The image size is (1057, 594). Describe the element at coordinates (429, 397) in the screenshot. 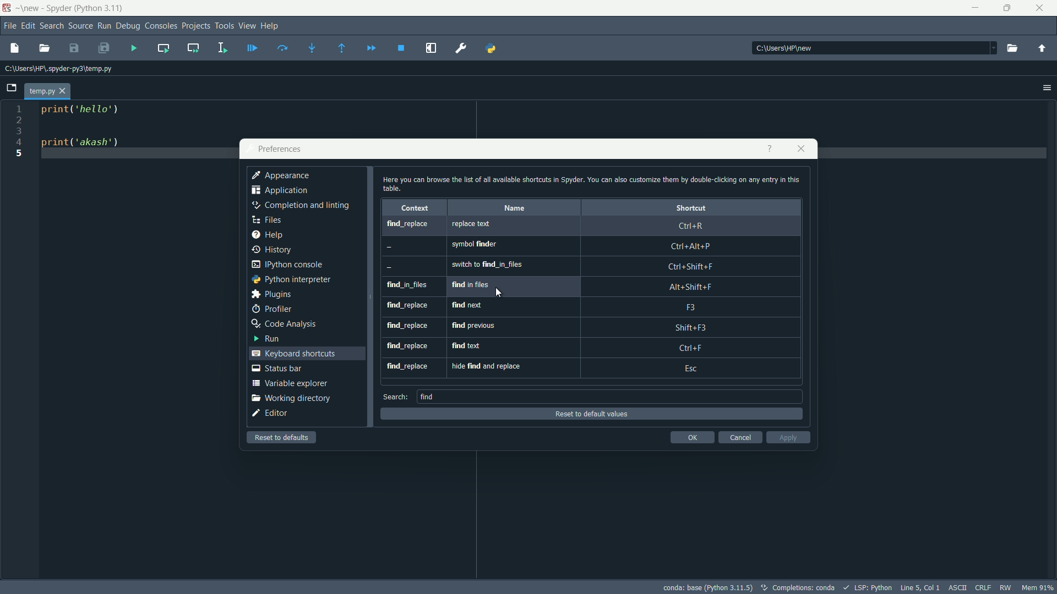

I see `find` at that location.